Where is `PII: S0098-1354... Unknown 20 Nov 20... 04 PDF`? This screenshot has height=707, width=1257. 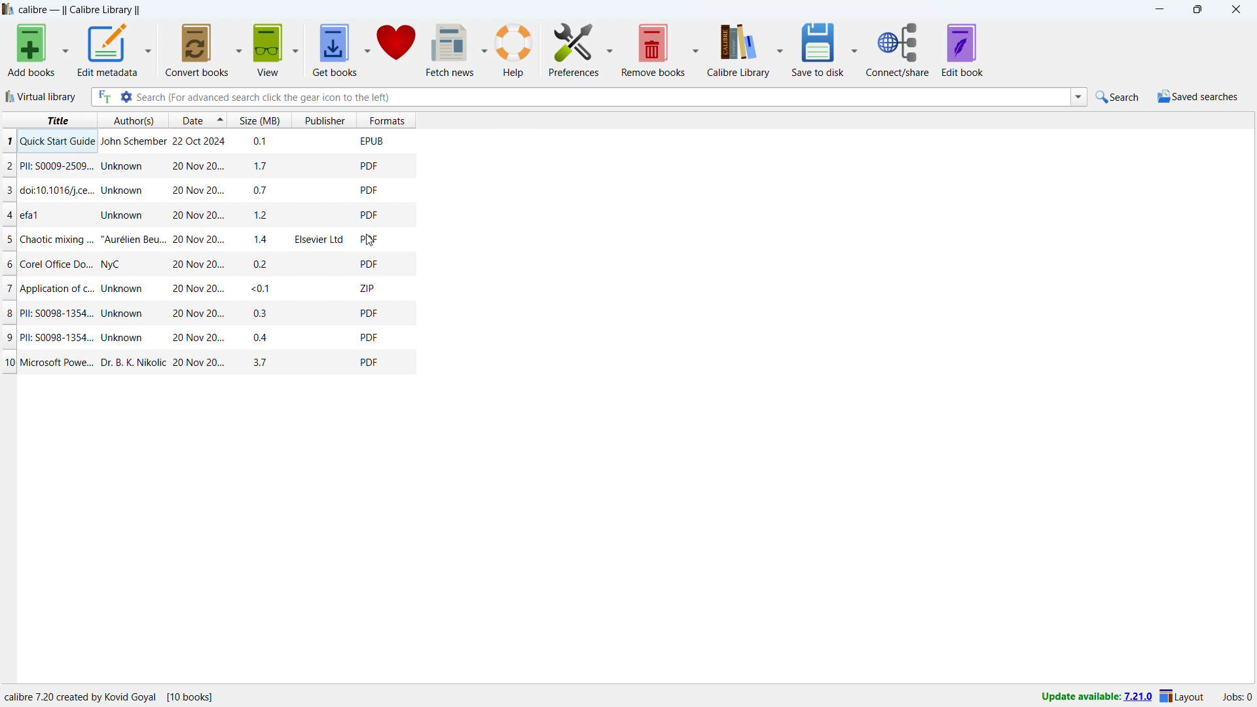 PII: S0098-1354... Unknown 20 Nov 20... 04 PDF is located at coordinates (230, 336).